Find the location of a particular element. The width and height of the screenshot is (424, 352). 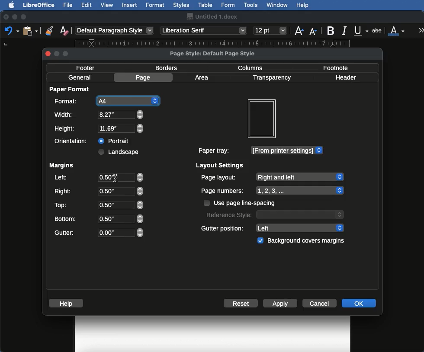

Size increase is located at coordinates (299, 30).